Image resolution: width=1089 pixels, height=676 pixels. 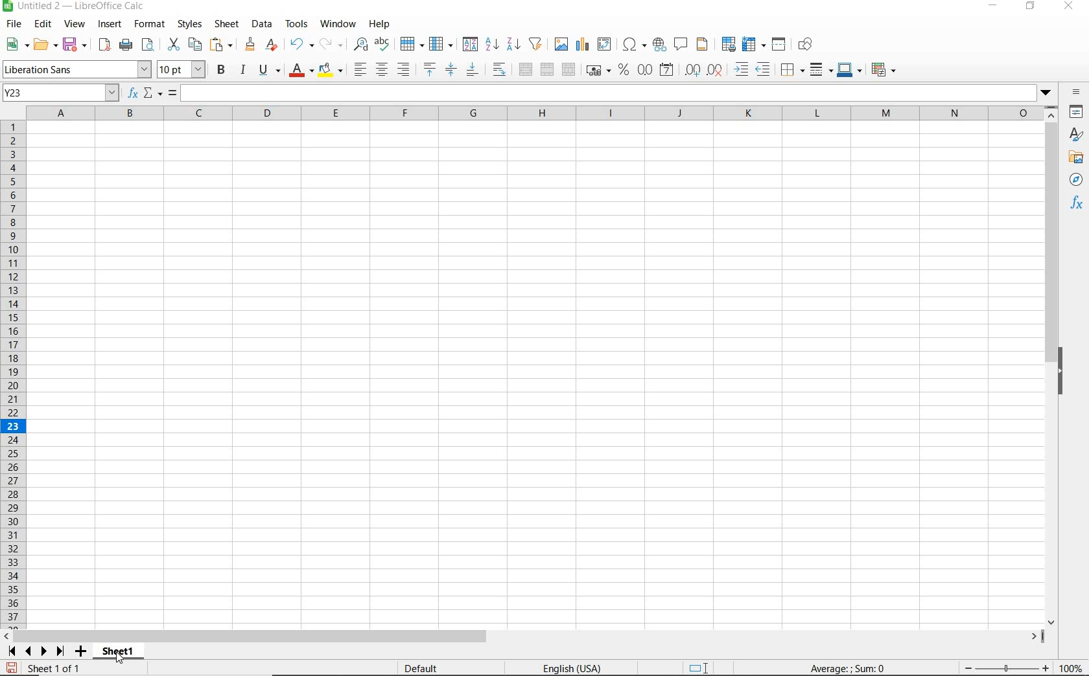 What do you see at coordinates (1006, 669) in the screenshot?
I see `ZOOM OUT OR ZOOM IN` at bounding box center [1006, 669].